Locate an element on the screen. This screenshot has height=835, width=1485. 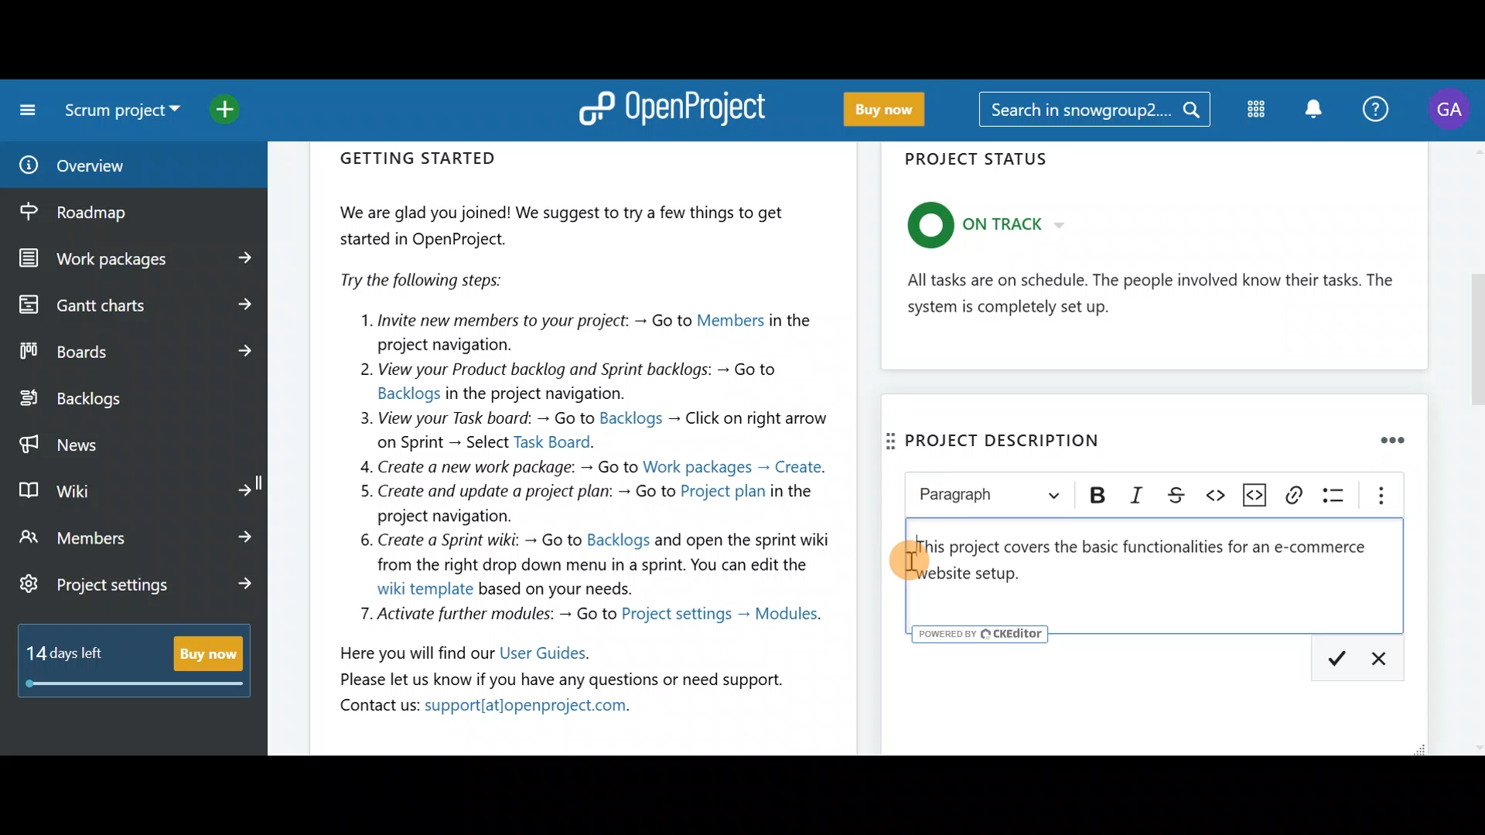
Roadmap is located at coordinates (107, 213).